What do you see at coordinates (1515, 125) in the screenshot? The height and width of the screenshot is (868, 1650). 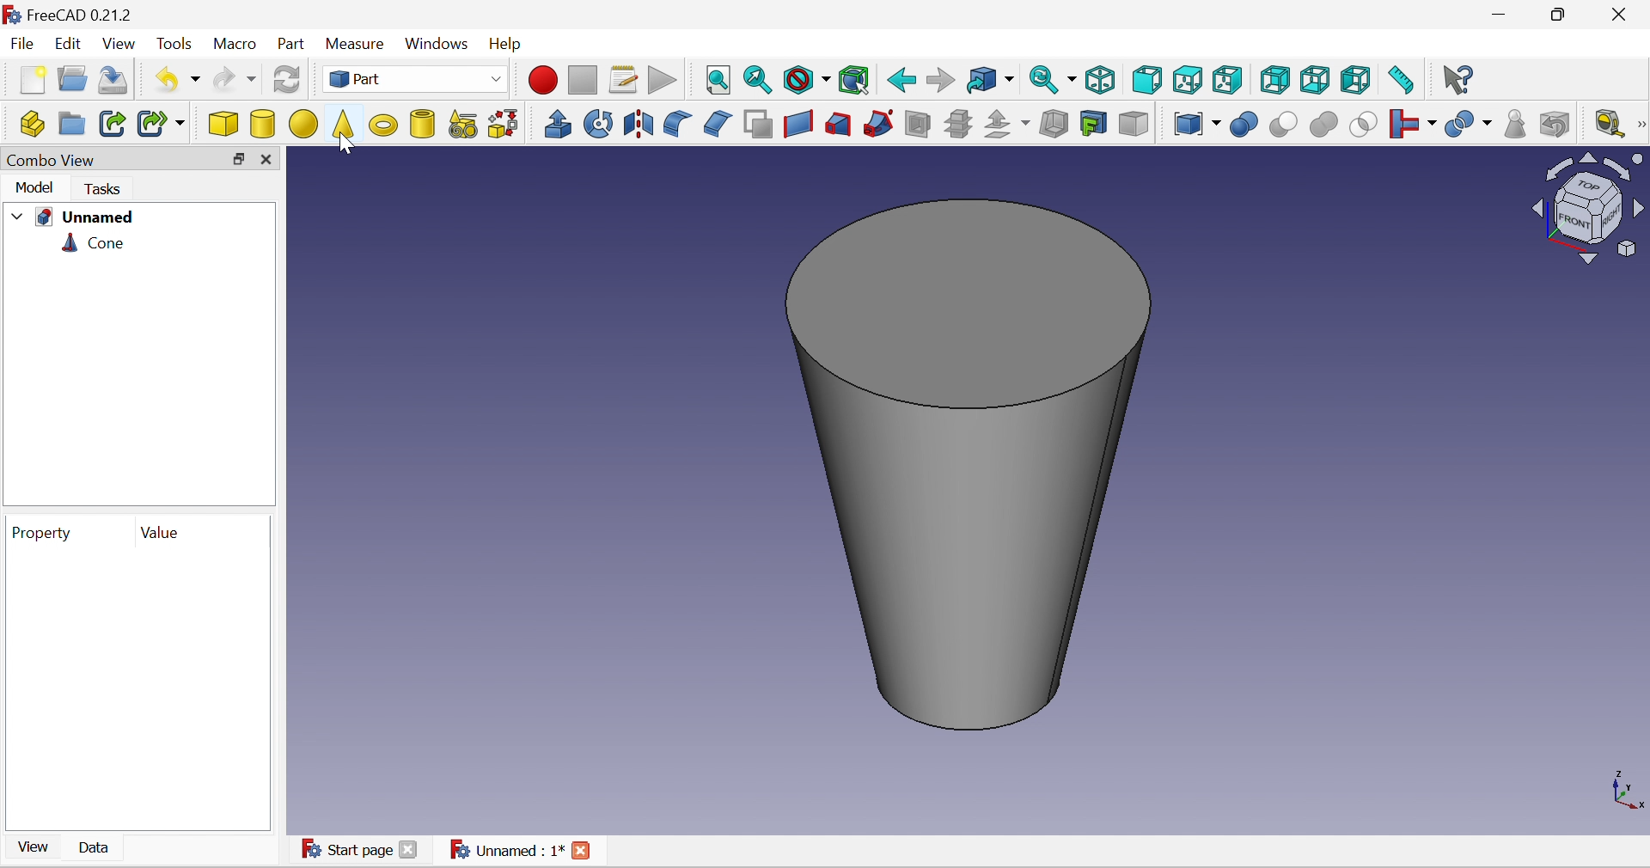 I see `Check geometry` at bounding box center [1515, 125].